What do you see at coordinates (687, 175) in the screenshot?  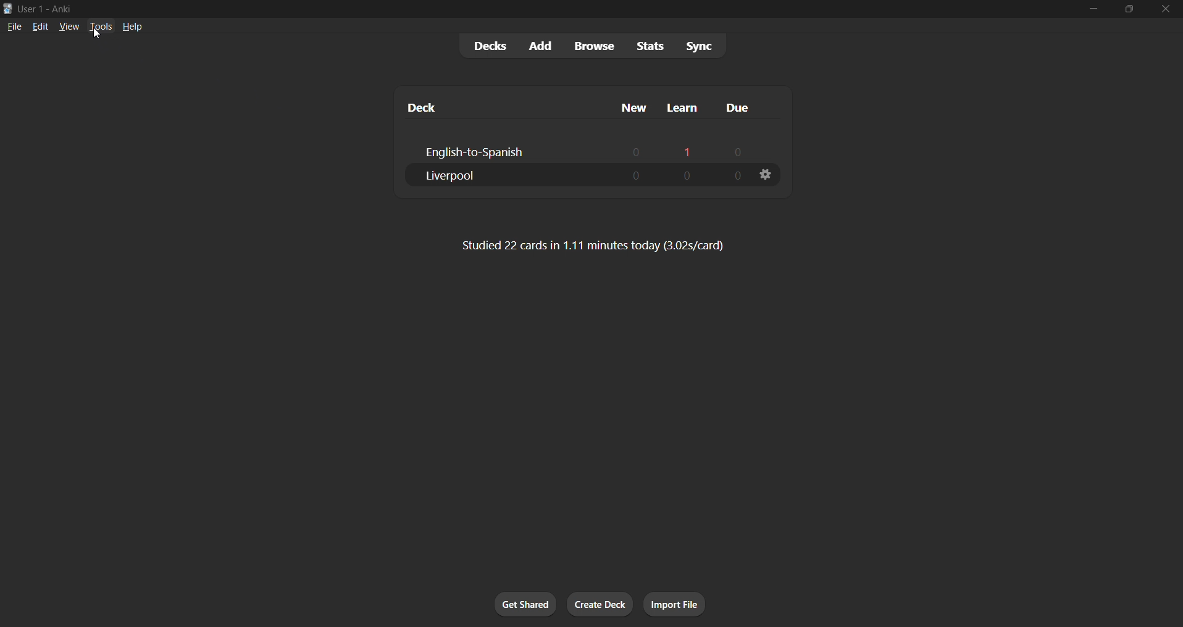 I see `0` at bounding box center [687, 175].